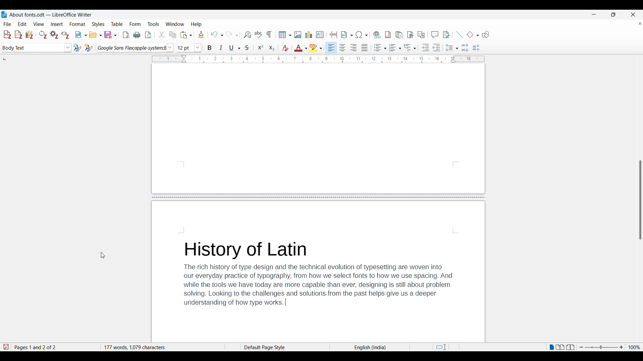 This screenshot has width=643, height=361. Describe the element at coordinates (217, 35) in the screenshot. I see `Undo options` at that location.